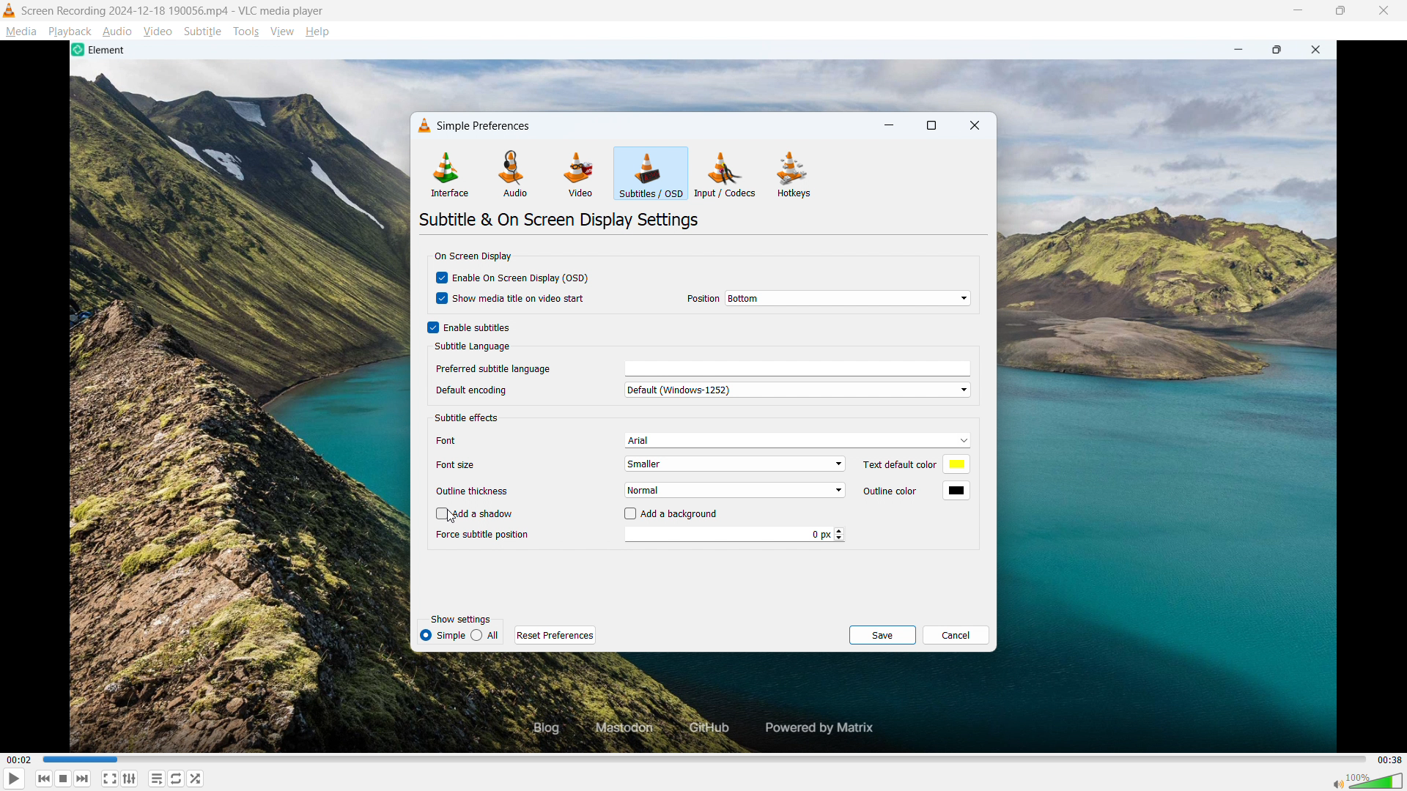 Image resolution: width=1407 pixels, height=791 pixels. I want to click on Show advanced settings , so click(129, 779).